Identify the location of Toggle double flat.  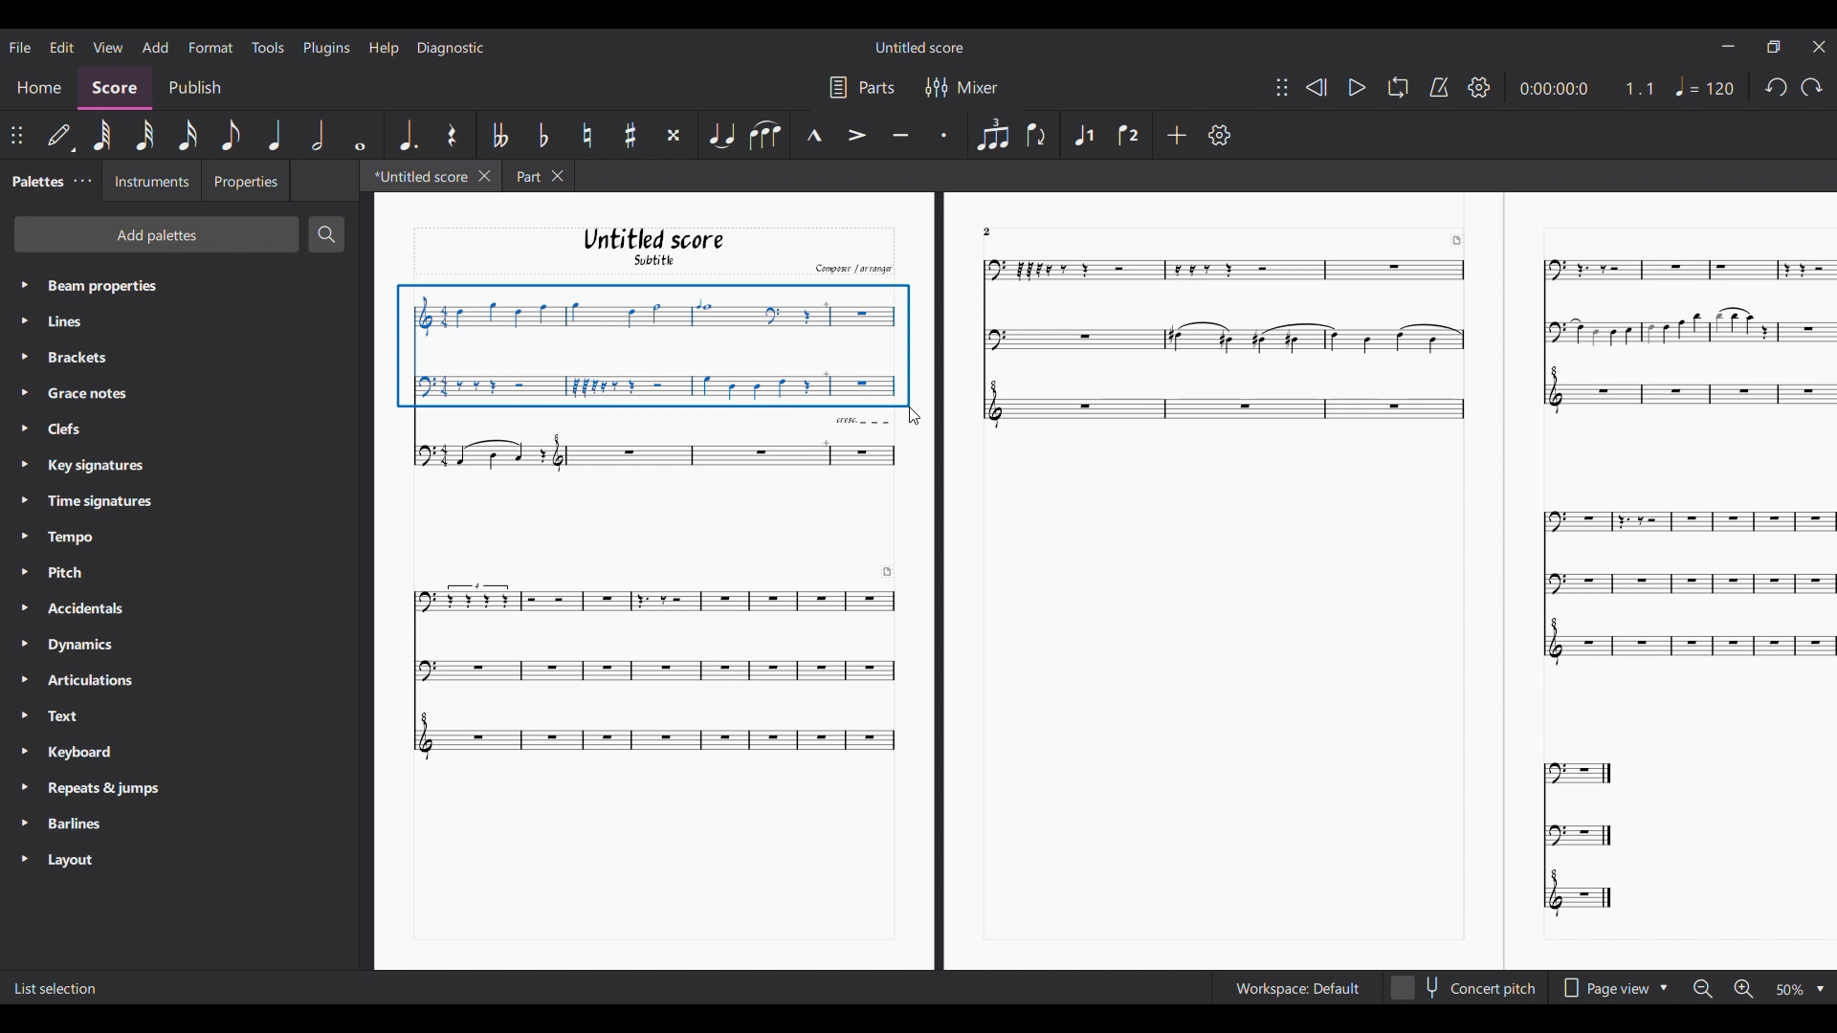
(500, 134).